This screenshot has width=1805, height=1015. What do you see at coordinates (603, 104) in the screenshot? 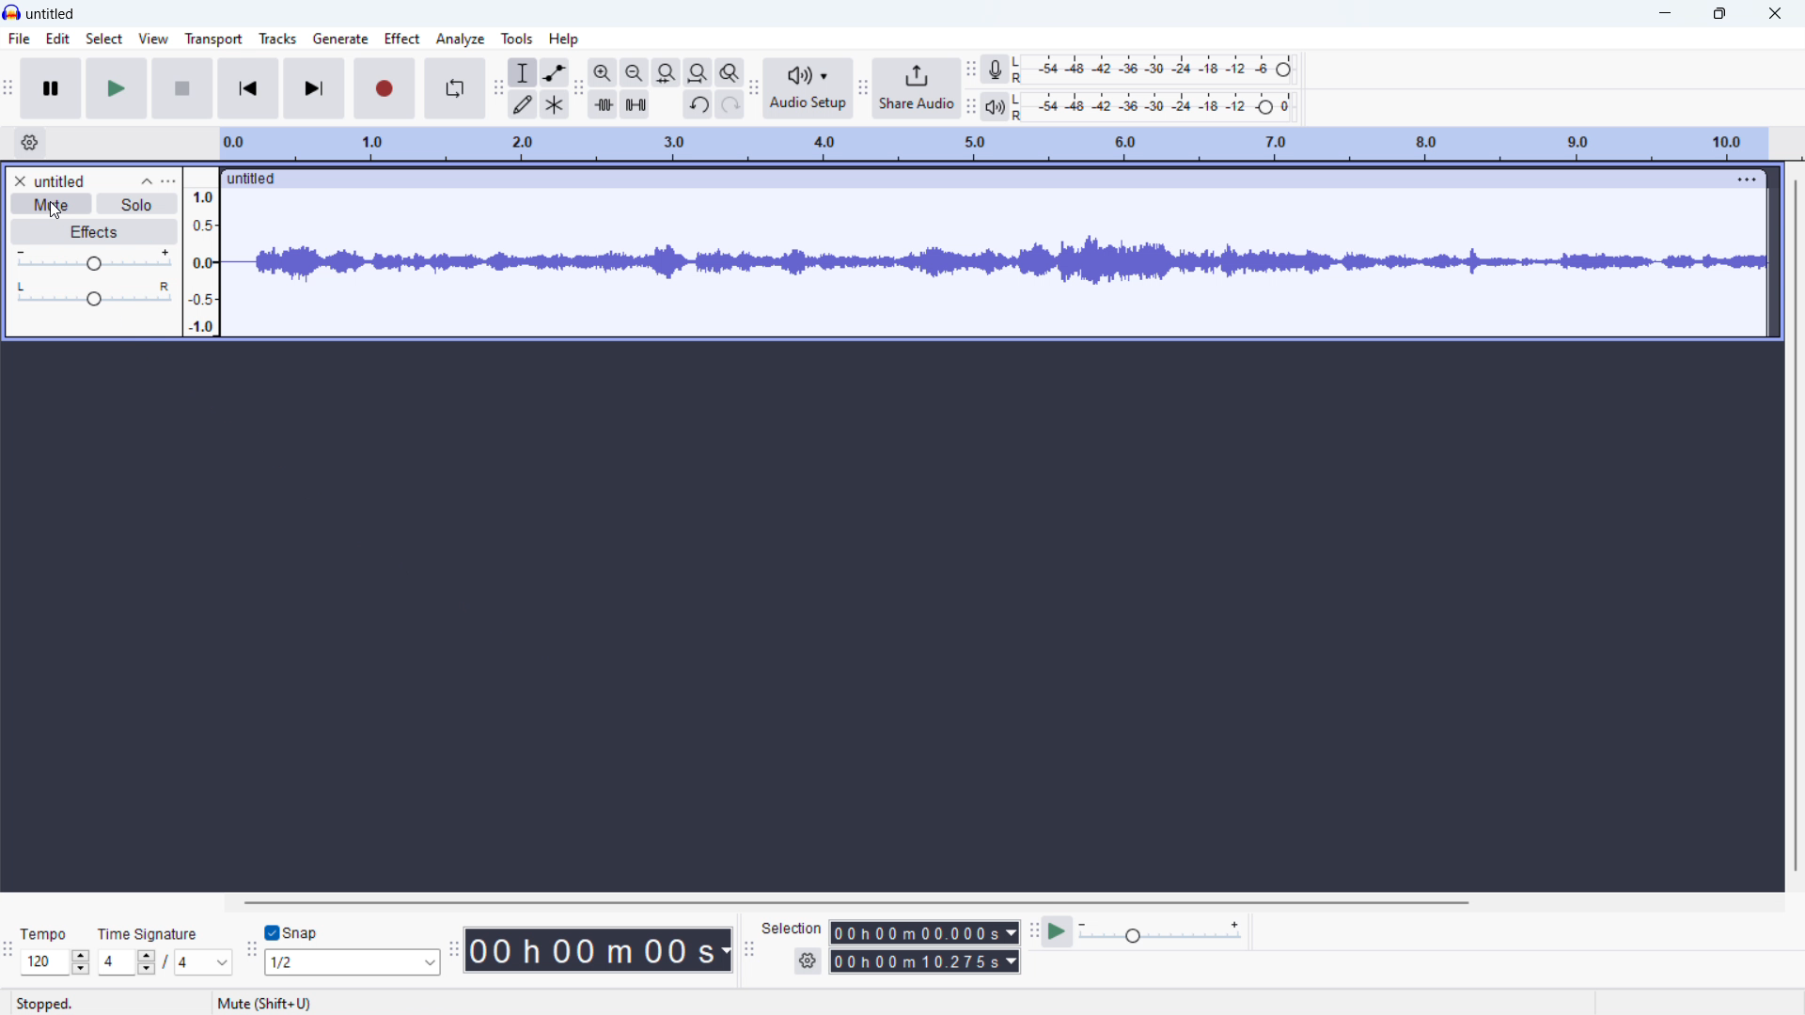
I see `trim audio outsside selction` at bounding box center [603, 104].